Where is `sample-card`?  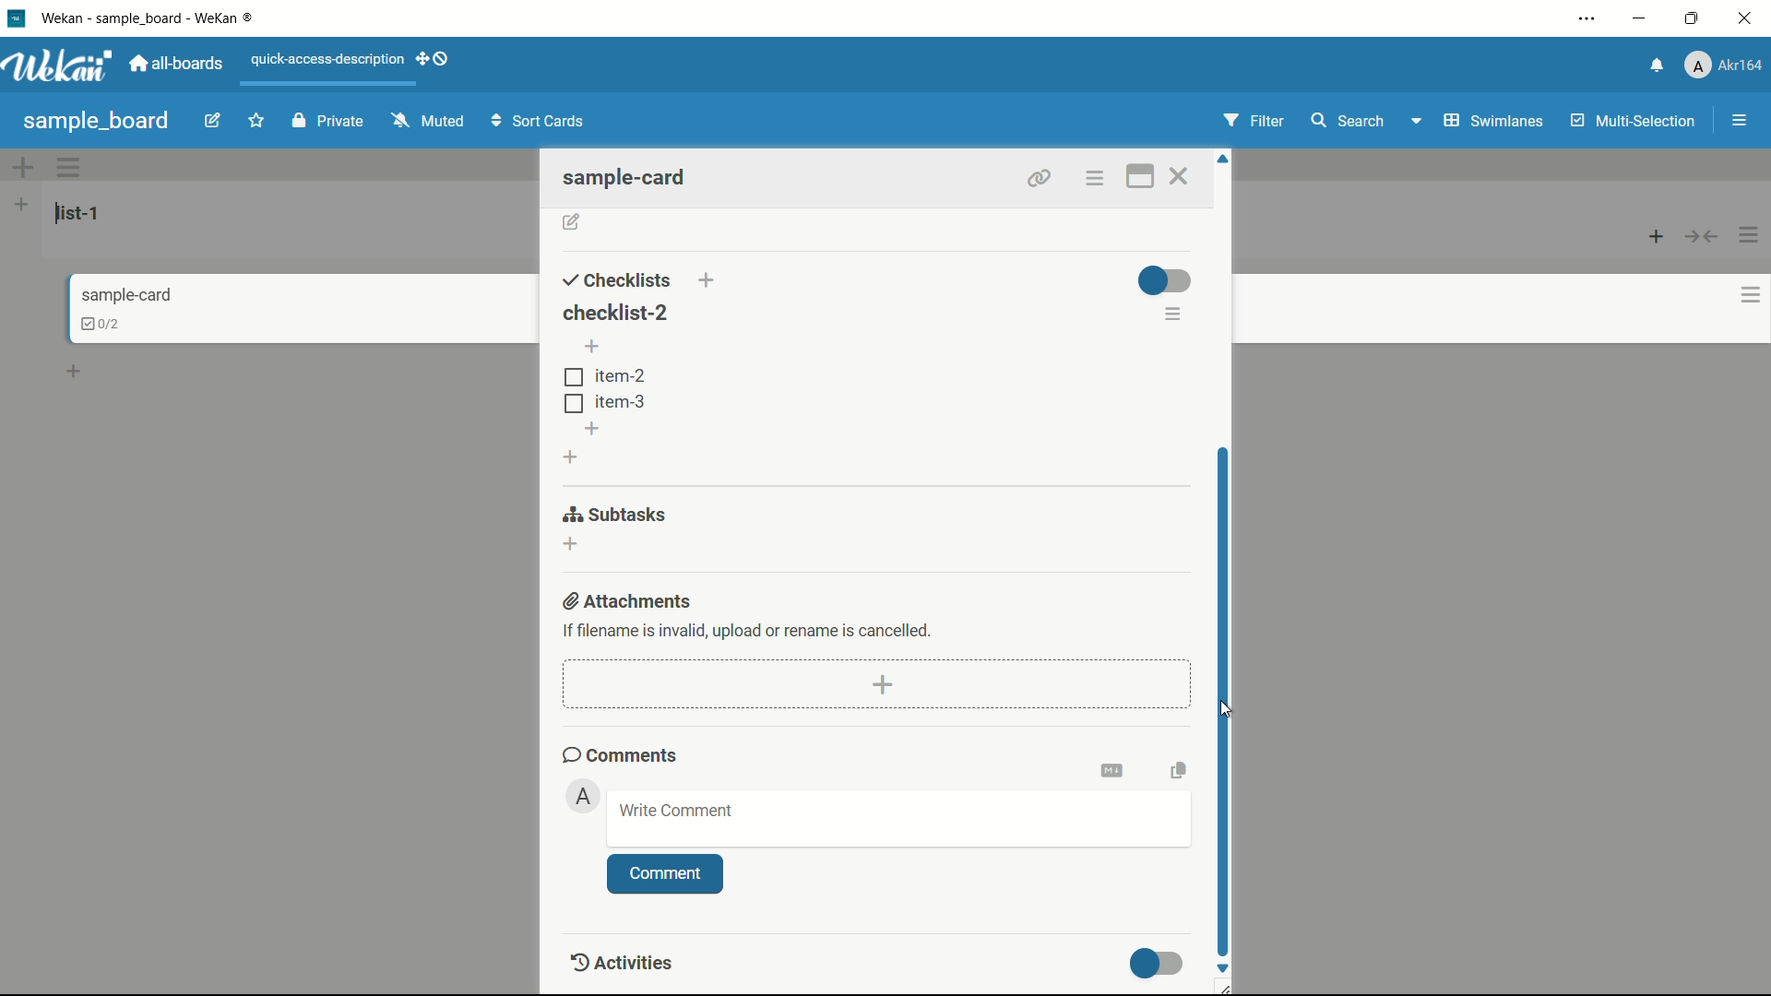 sample-card is located at coordinates (634, 177).